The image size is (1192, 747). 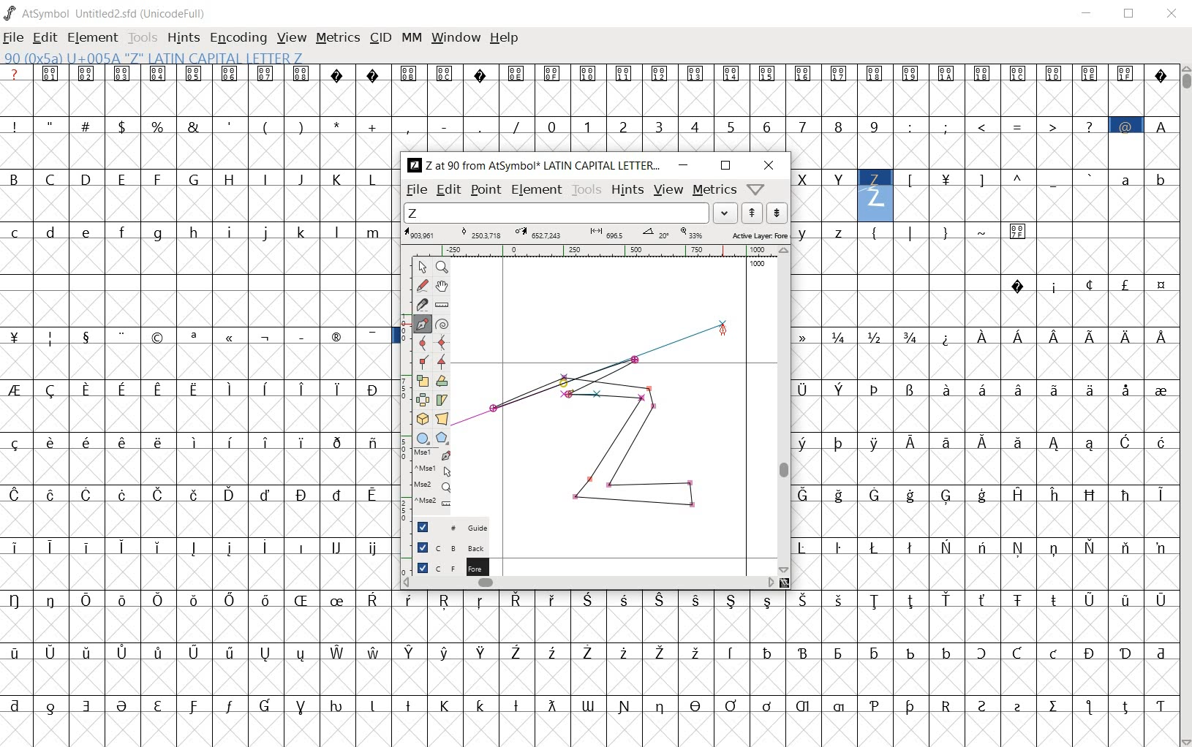 What do you see at coordinates (782, 410) in the screenshot?
I see `scrollbar` at bounding box center [782, 410].